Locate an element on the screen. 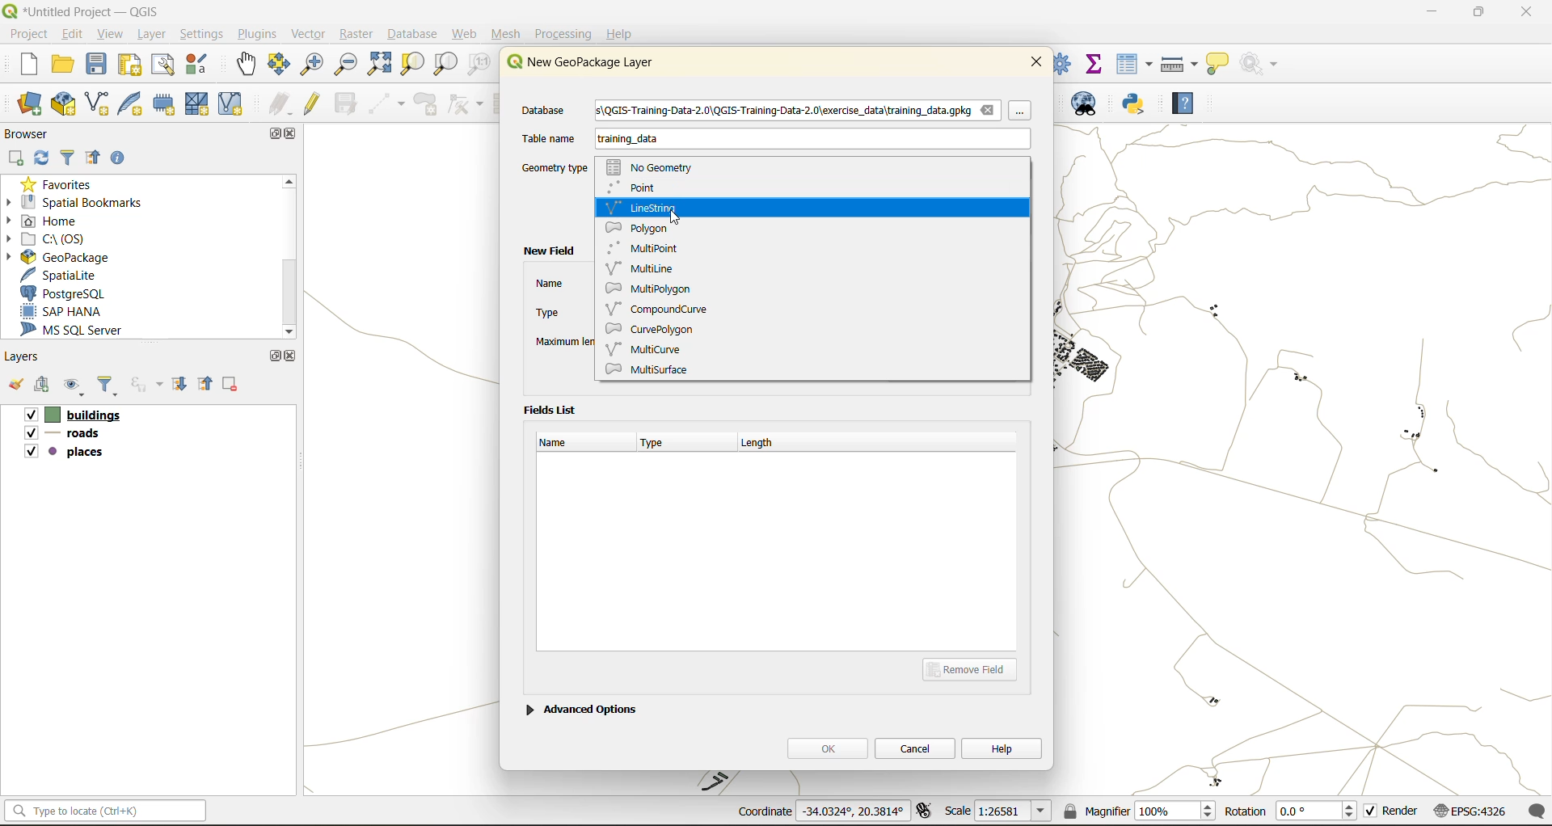  advanced options is located at coordinates (581, 707).